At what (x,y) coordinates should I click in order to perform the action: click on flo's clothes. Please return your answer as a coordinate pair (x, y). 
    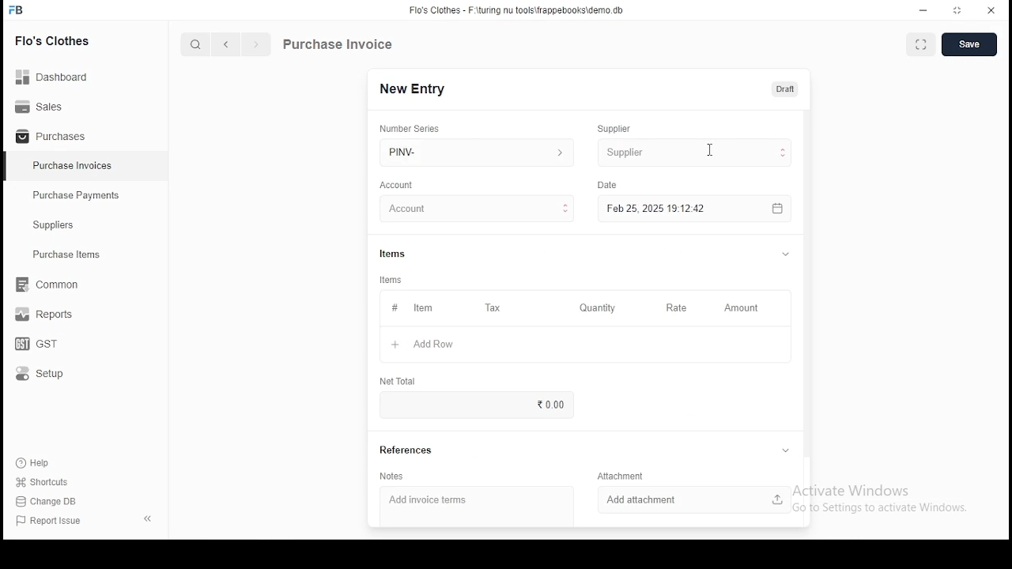
    Looking at the image, I should click on (55, 40).